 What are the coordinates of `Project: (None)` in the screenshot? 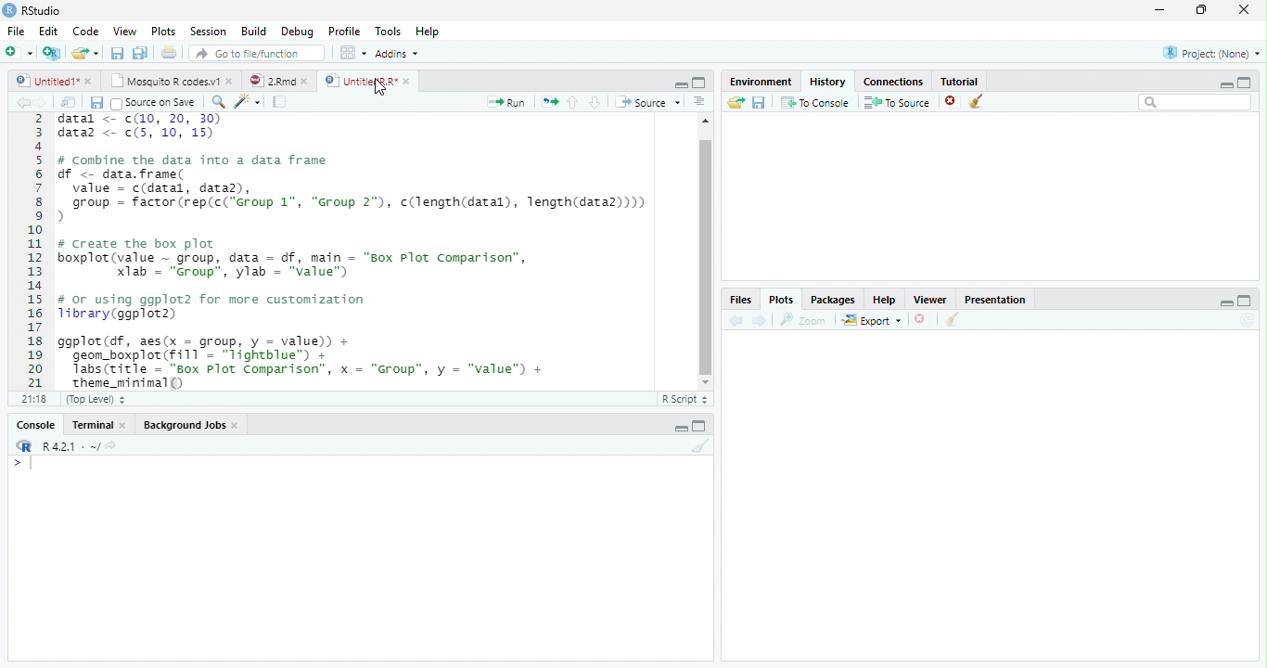 It's located at (1212, 53).